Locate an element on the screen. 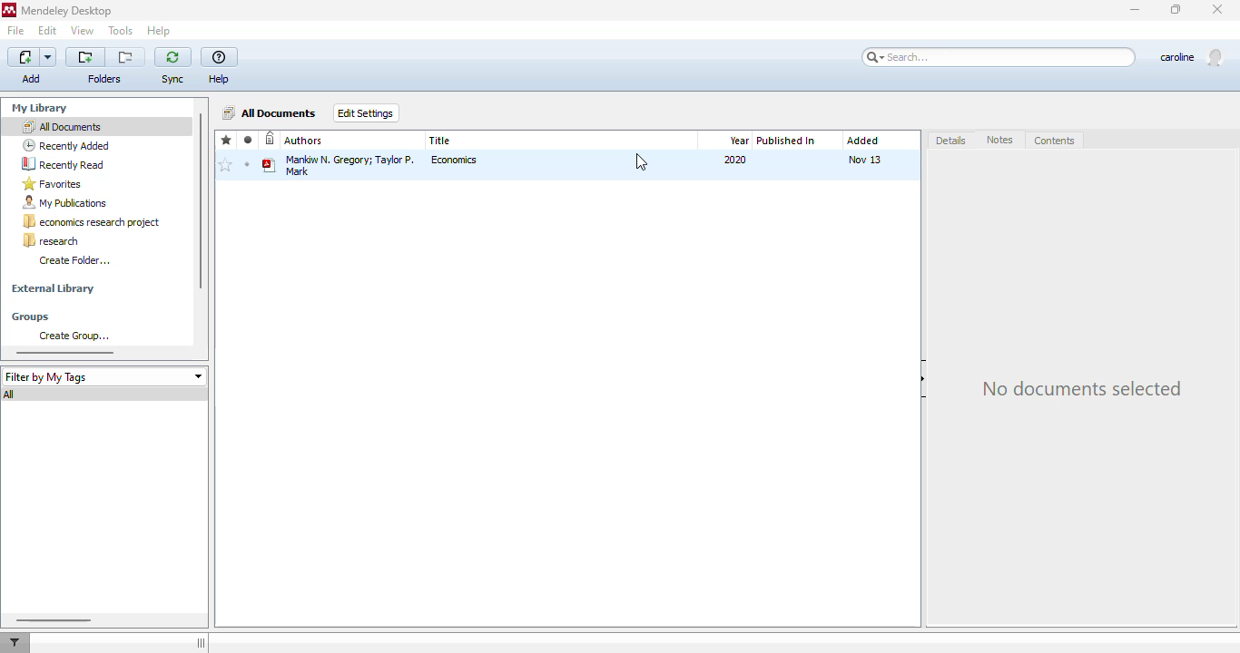  horizontal scroll bar is located at coordinates (65, 352).